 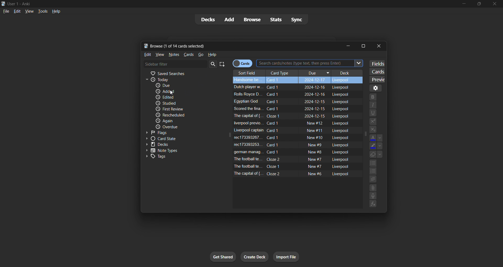 I want to click on expand icon, so click(x=364, y=134).